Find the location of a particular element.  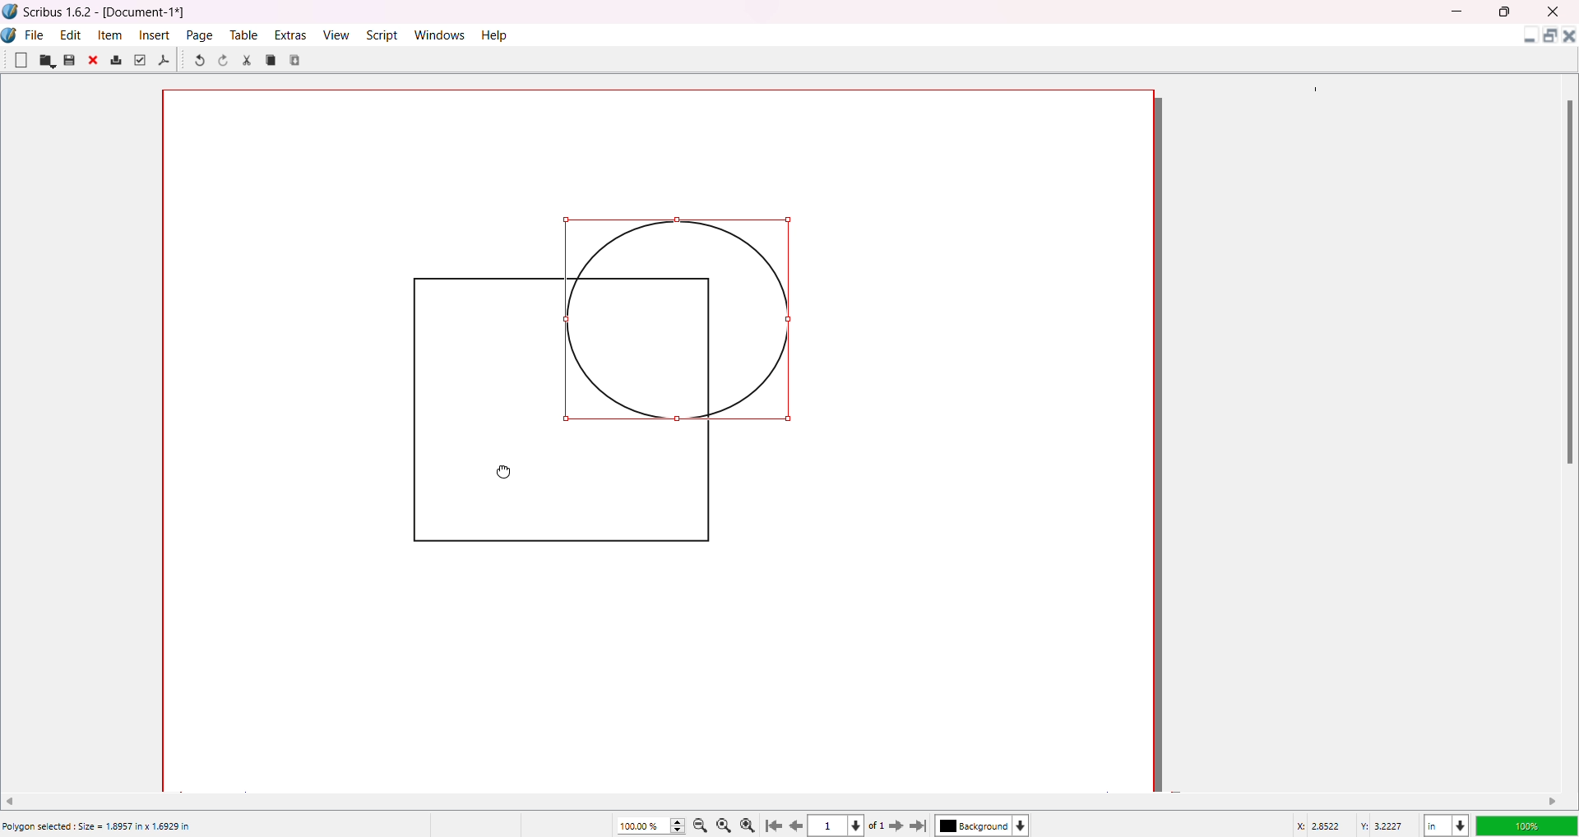

Zoom in is located at coordinates (751, 824).